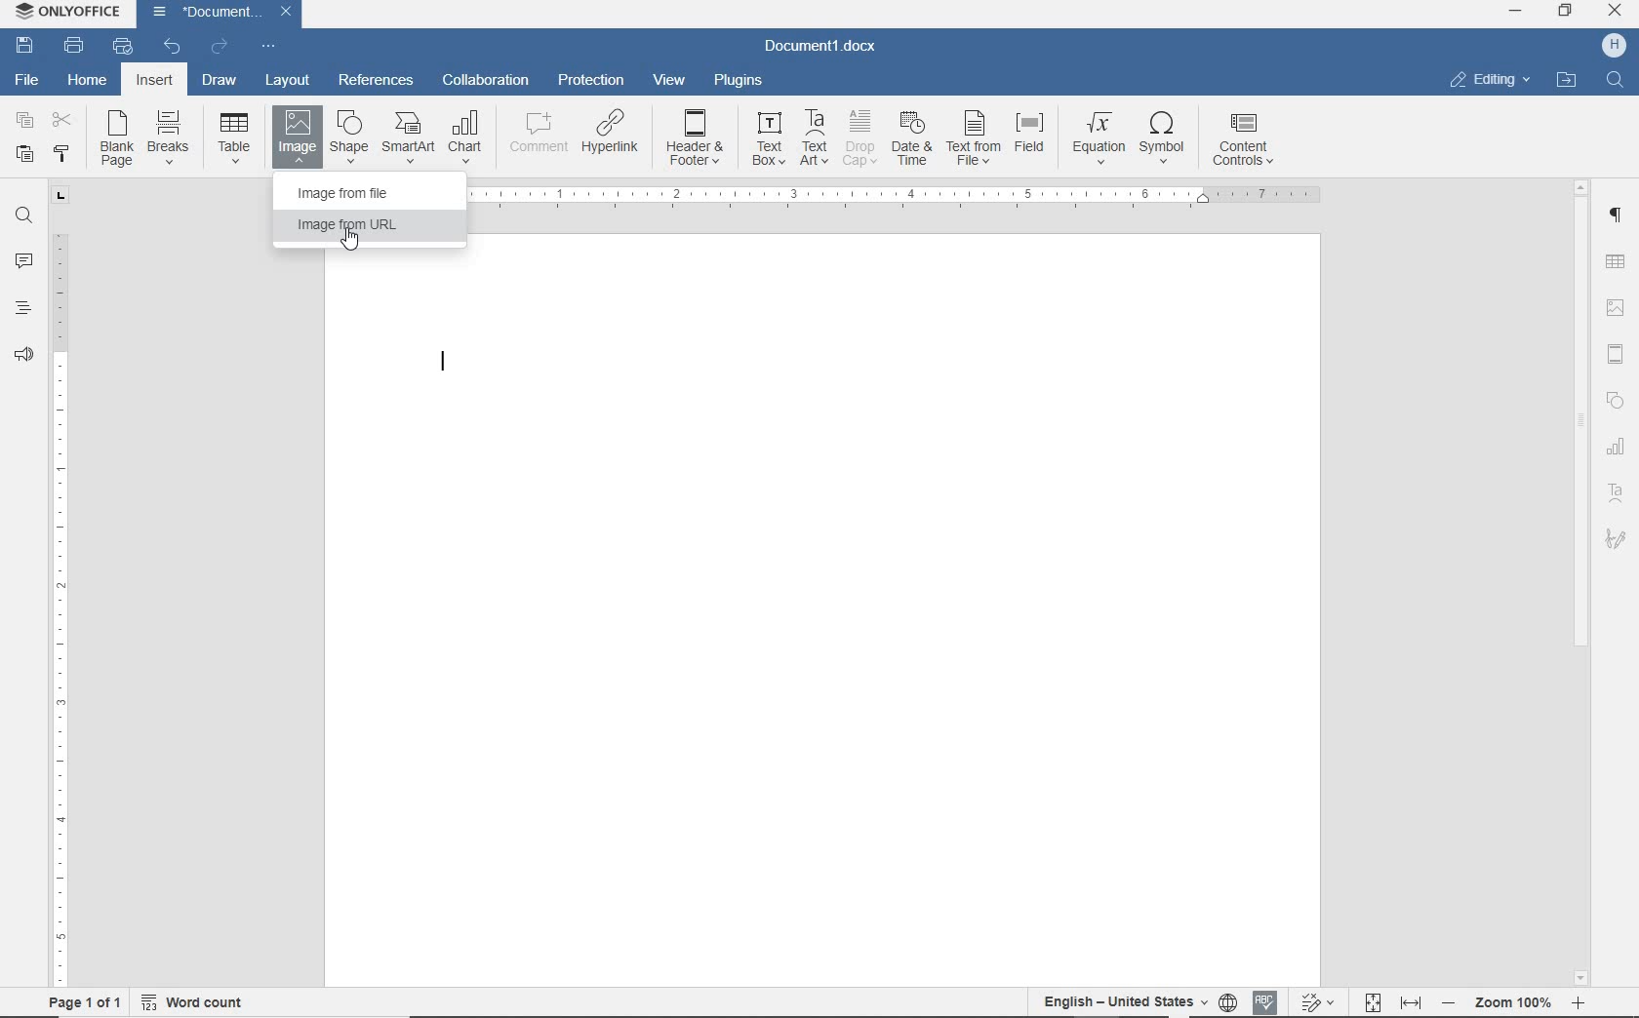 The width and height of the screenshot is (1639, 1018). Describe the element at coordinates (467, 137) in the screenshot. I see `chart` at that location.